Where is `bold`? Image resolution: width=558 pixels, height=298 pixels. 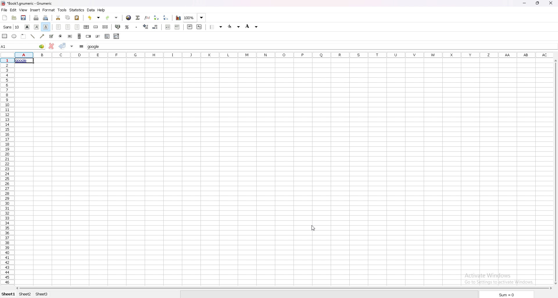 bold is located at coordinates (27, 27).